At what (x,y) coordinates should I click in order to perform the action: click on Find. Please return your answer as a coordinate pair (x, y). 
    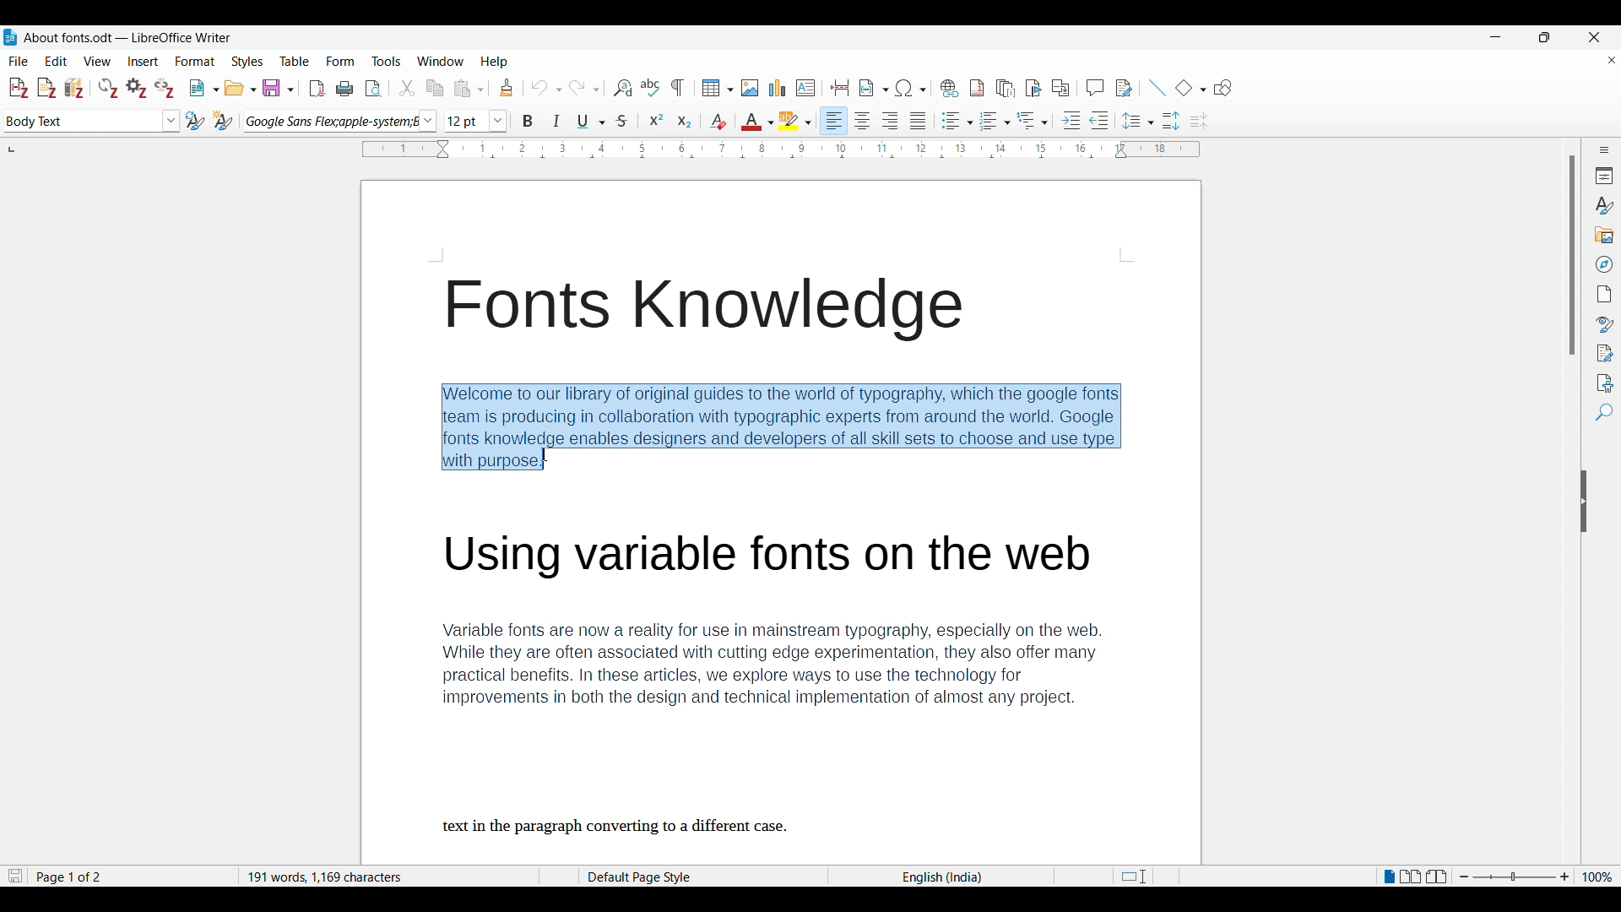
    Looking at the image, I should click on (1605, 412).